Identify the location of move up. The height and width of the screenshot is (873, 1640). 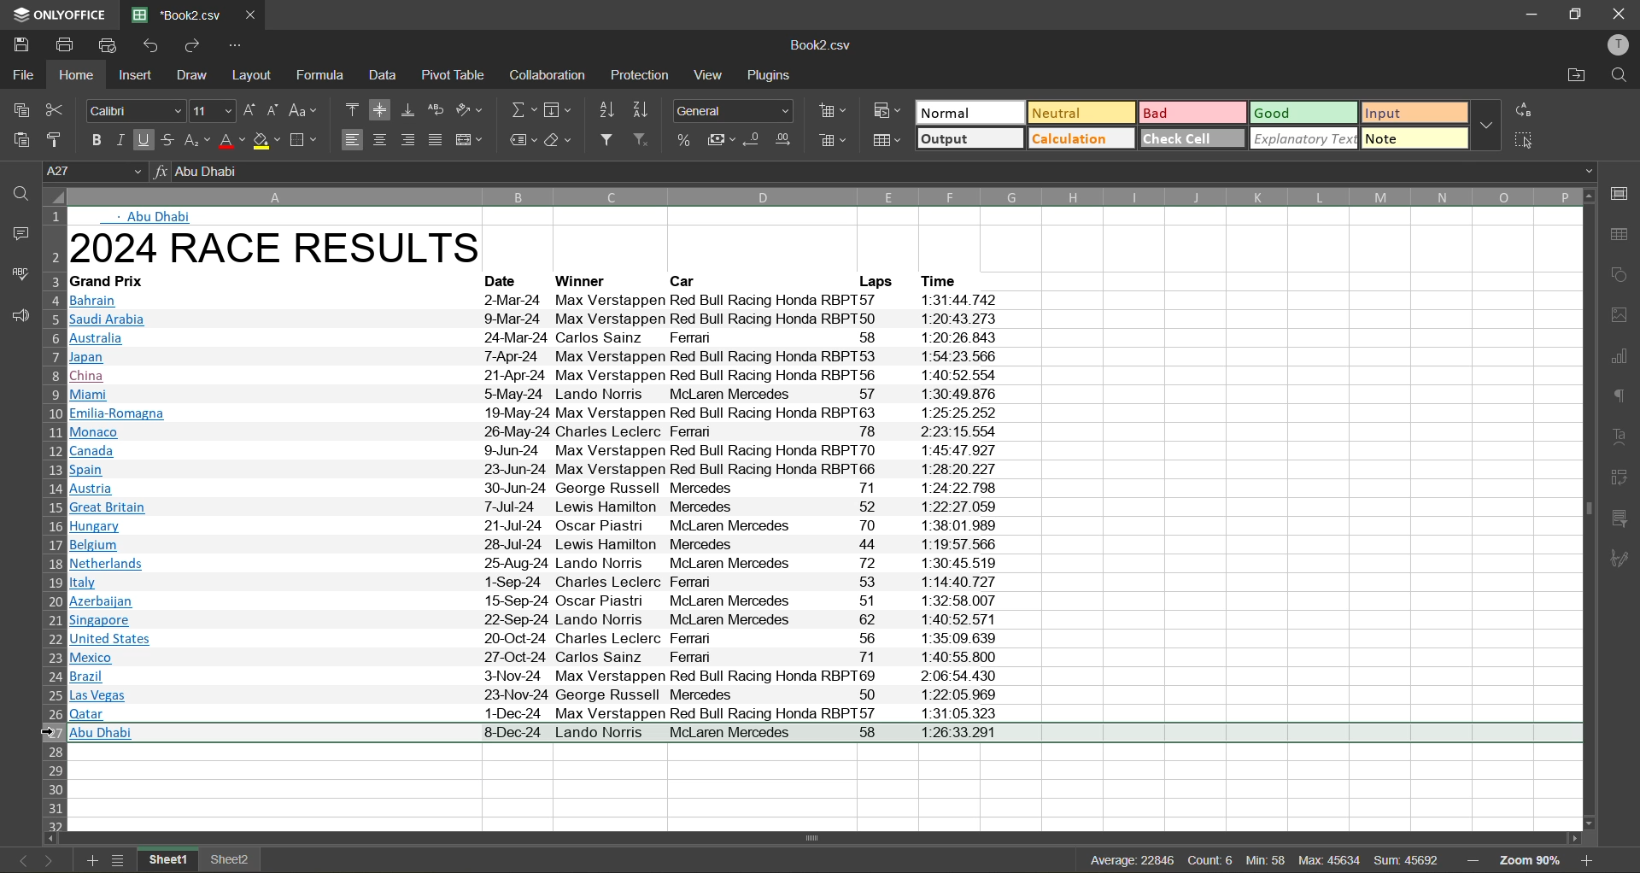
(1587, 196).